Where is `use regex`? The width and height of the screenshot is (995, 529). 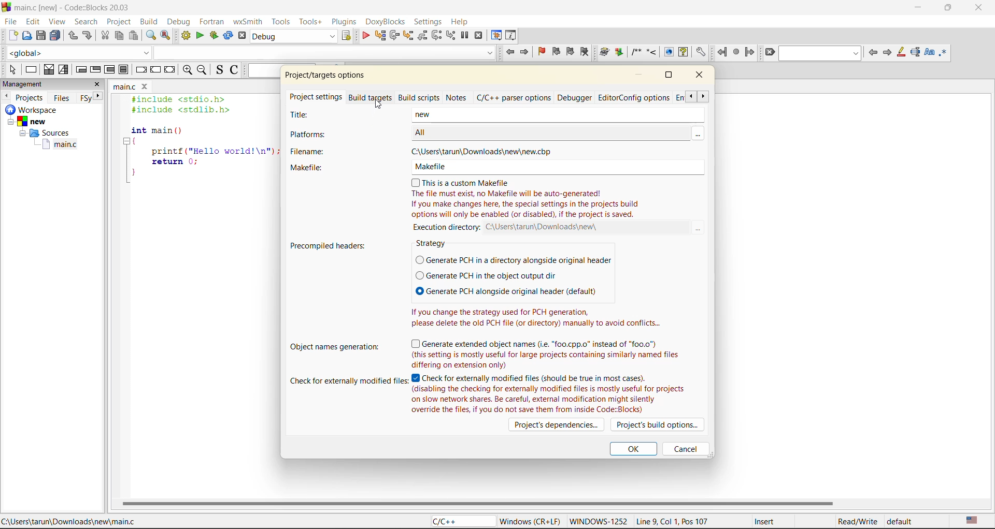 use regex is located at coordinates (946, 52).